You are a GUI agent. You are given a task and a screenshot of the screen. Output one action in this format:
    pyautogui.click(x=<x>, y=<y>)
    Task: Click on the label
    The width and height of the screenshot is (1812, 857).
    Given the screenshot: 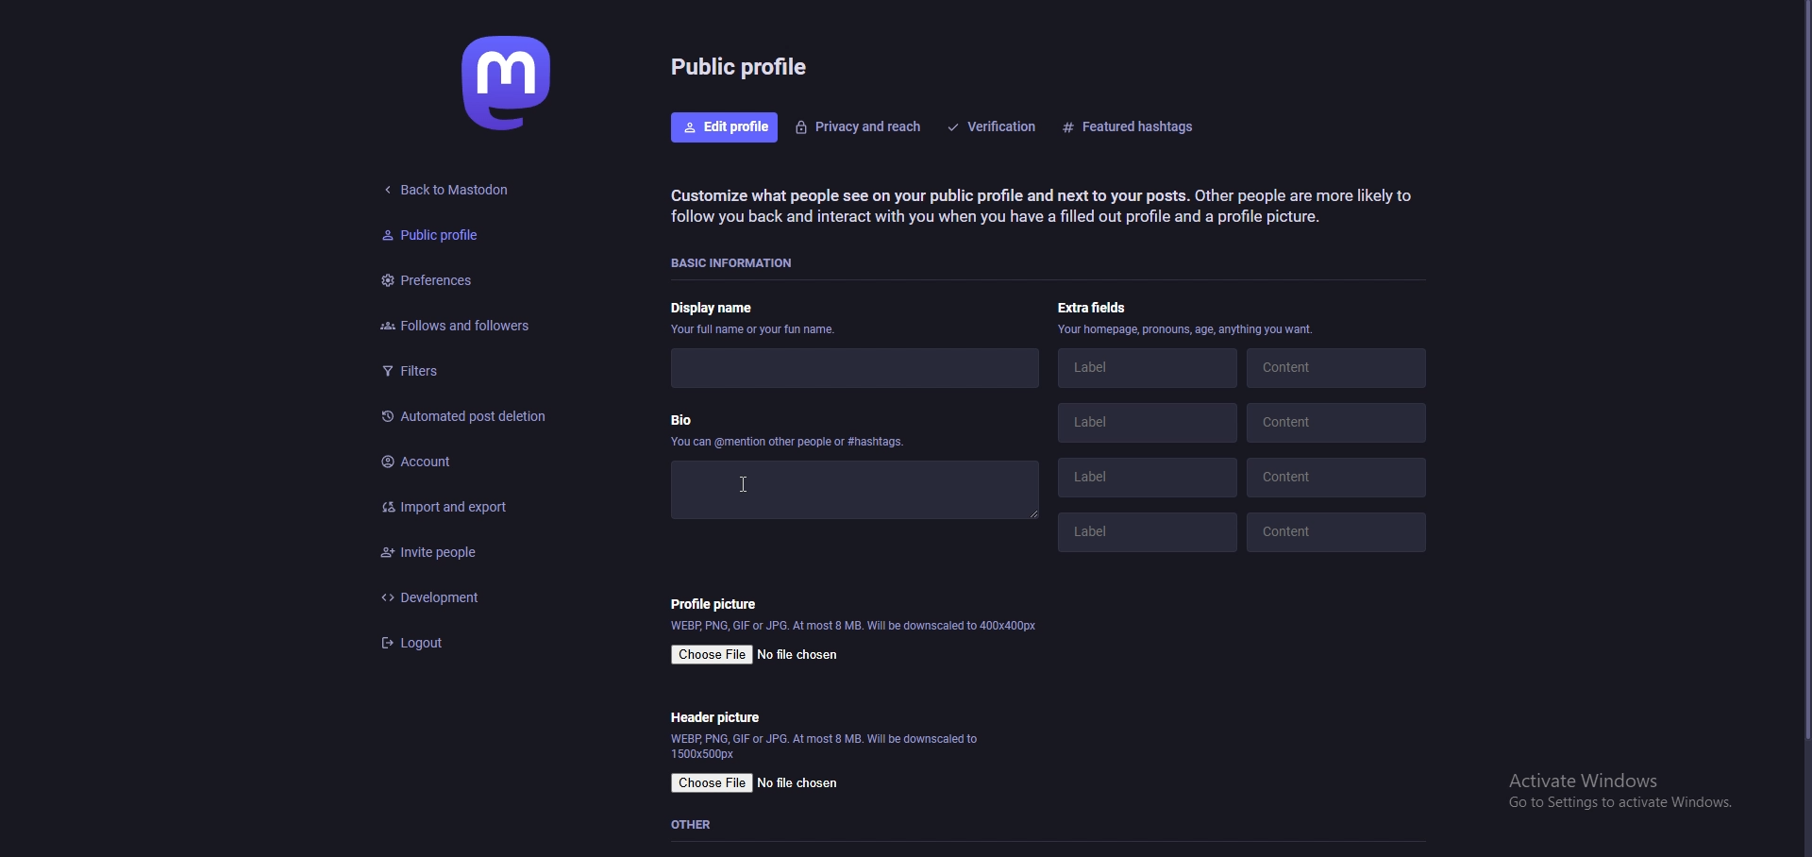 What is the action you would take?
    pyautogui.click(x=1148, y=367)
    